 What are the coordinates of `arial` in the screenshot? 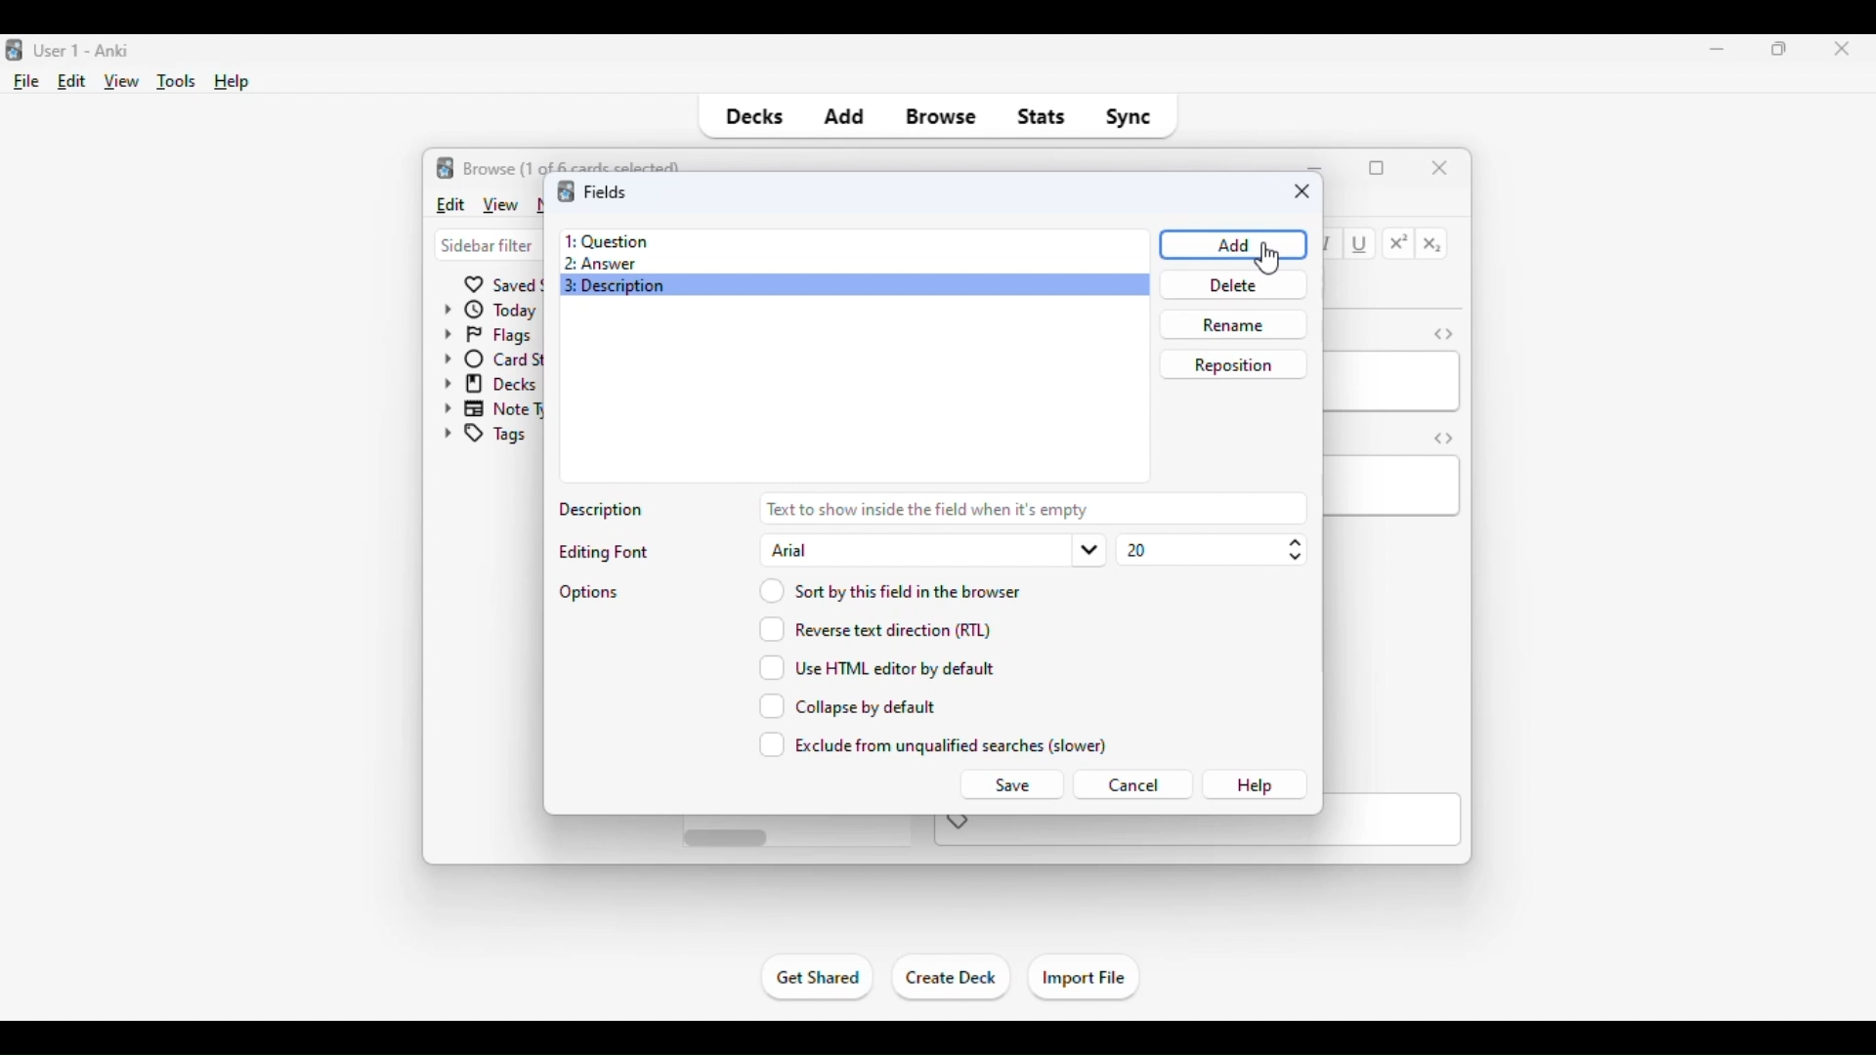 It's located at (931, 550).